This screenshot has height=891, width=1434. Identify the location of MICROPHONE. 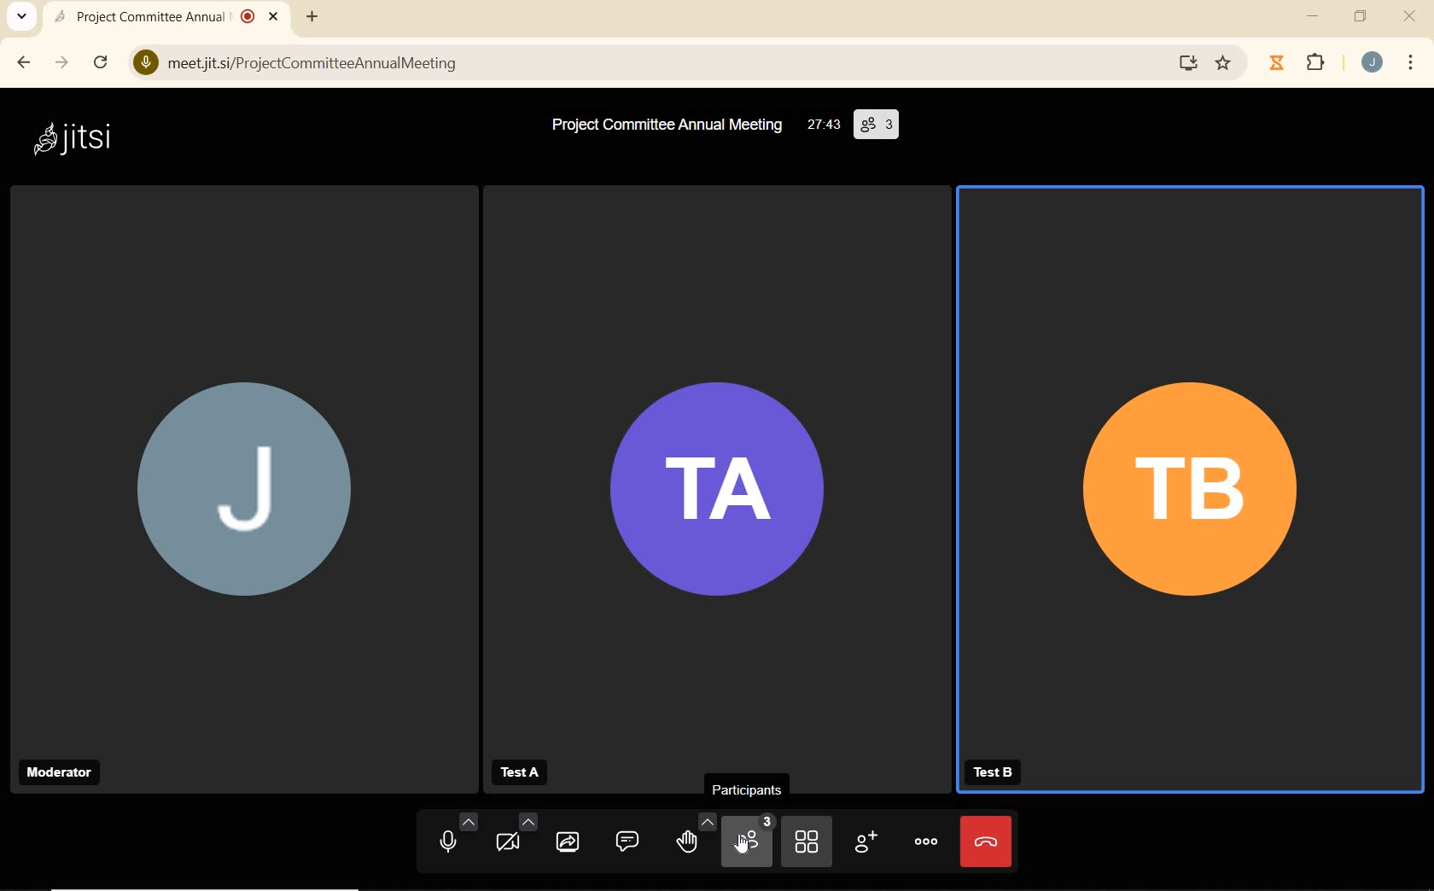
(454, 833).